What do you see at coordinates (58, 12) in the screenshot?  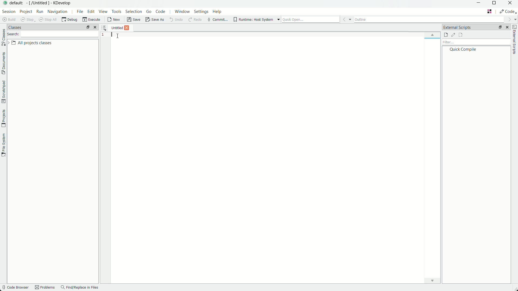 I see `navigation` at bounding box center [58, 12].